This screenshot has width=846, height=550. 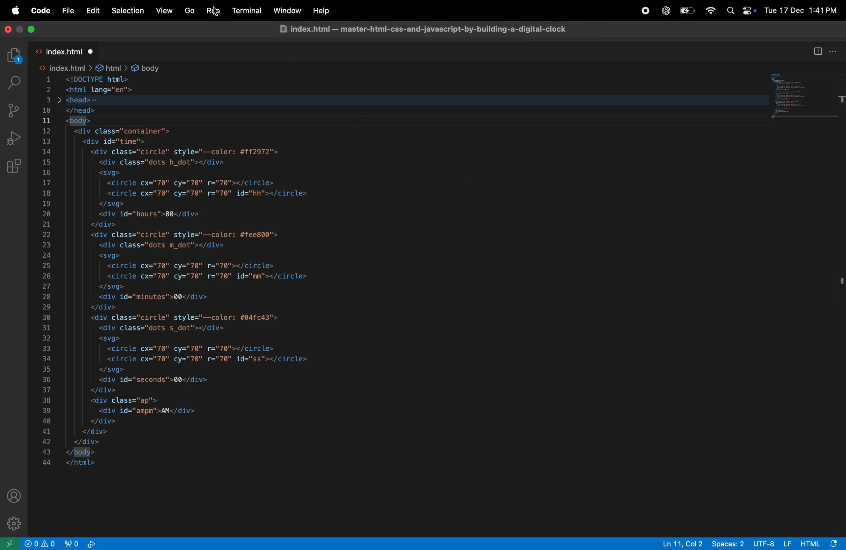 I want to click on split terminal, so click(x=818, y=51).